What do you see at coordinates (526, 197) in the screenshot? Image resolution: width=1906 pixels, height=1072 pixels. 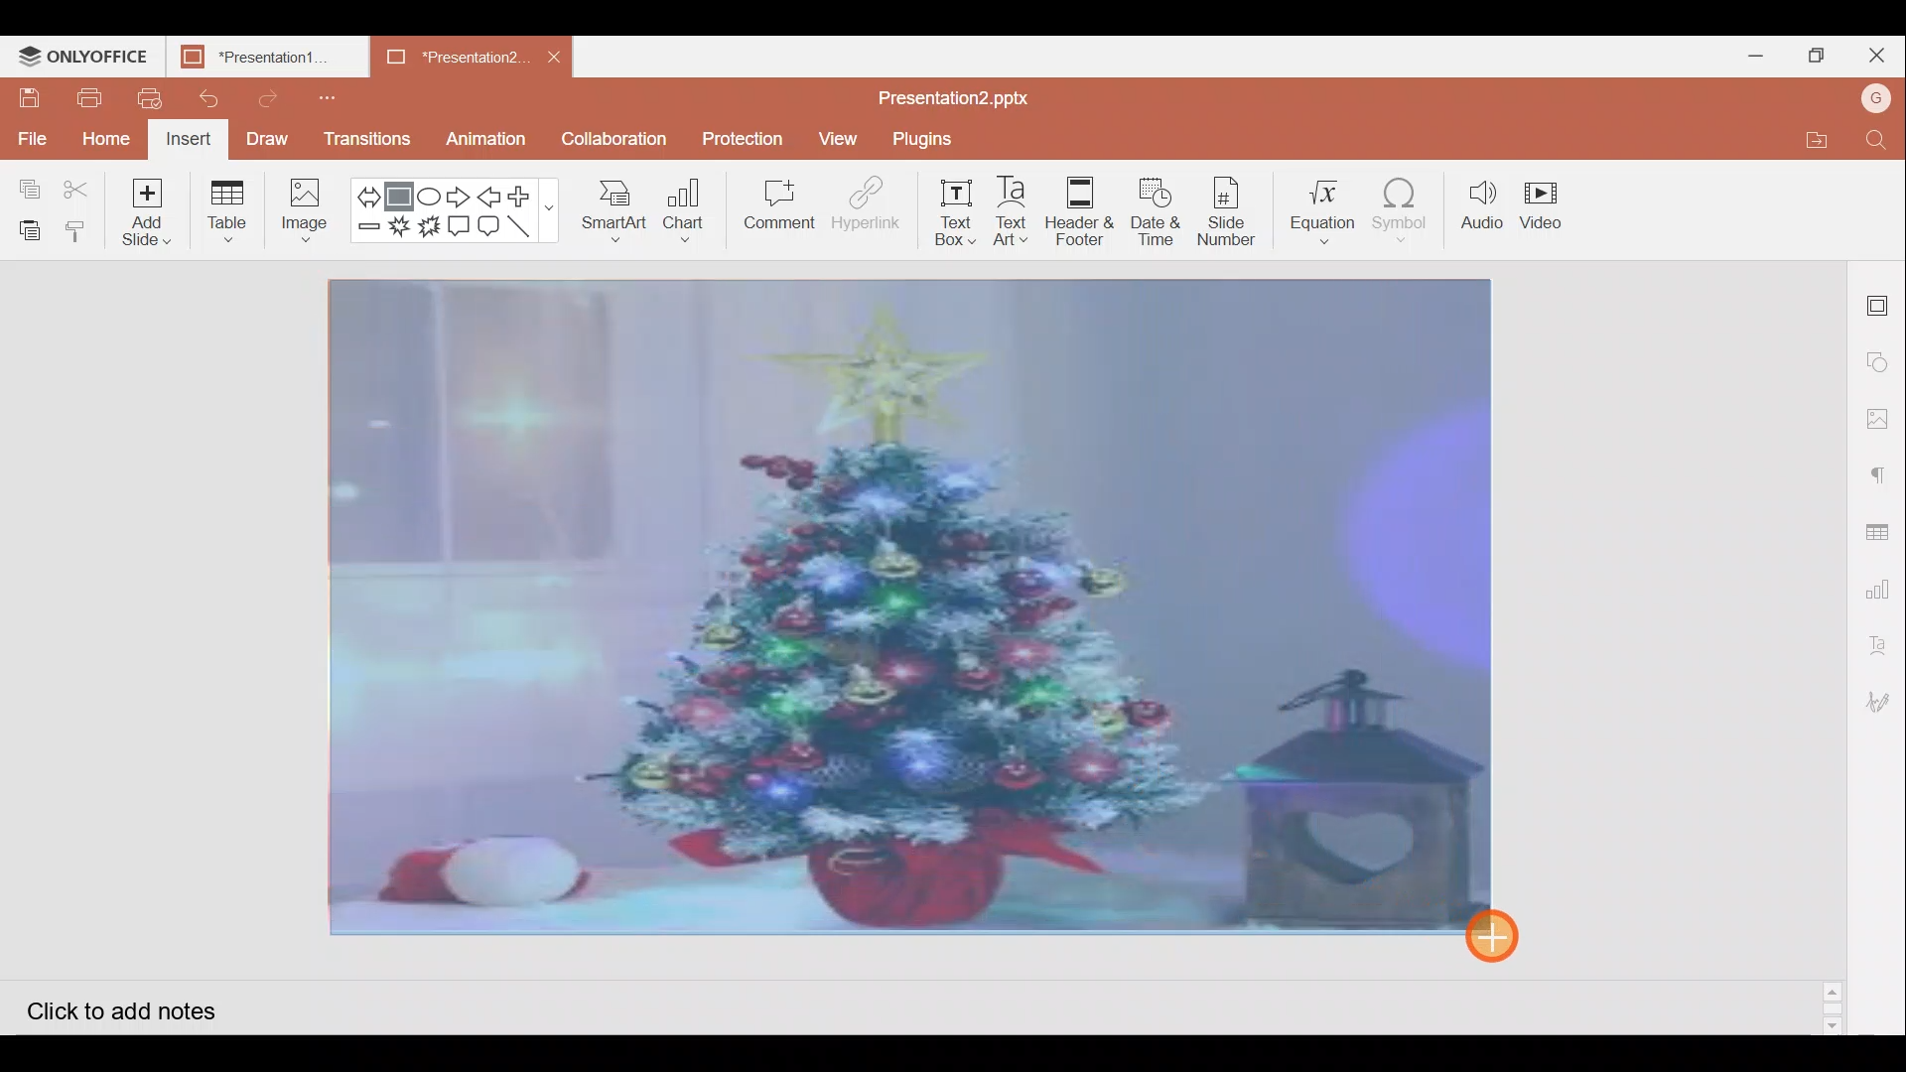 I see `Plus` at bounding box center [526, 197].